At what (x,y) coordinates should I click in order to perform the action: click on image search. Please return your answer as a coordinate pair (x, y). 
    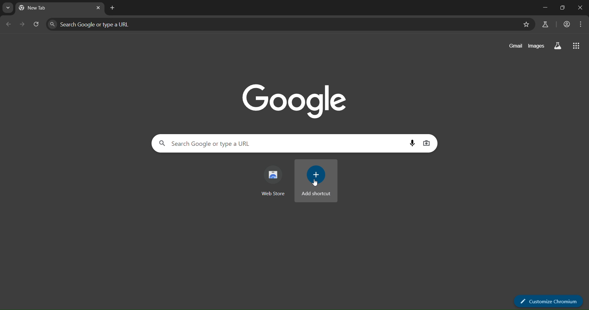
    Looking at the image, I should click on (427, 142).